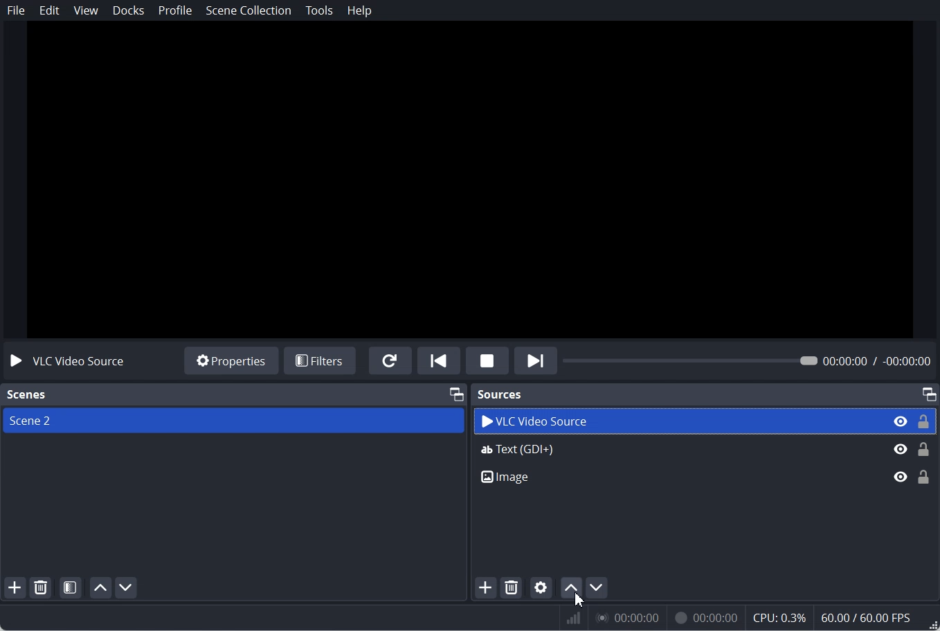  What do you see at coordinates (705, 421) in the screenshot?
I see `VLC Video Source` at bounding box center [705, 421].